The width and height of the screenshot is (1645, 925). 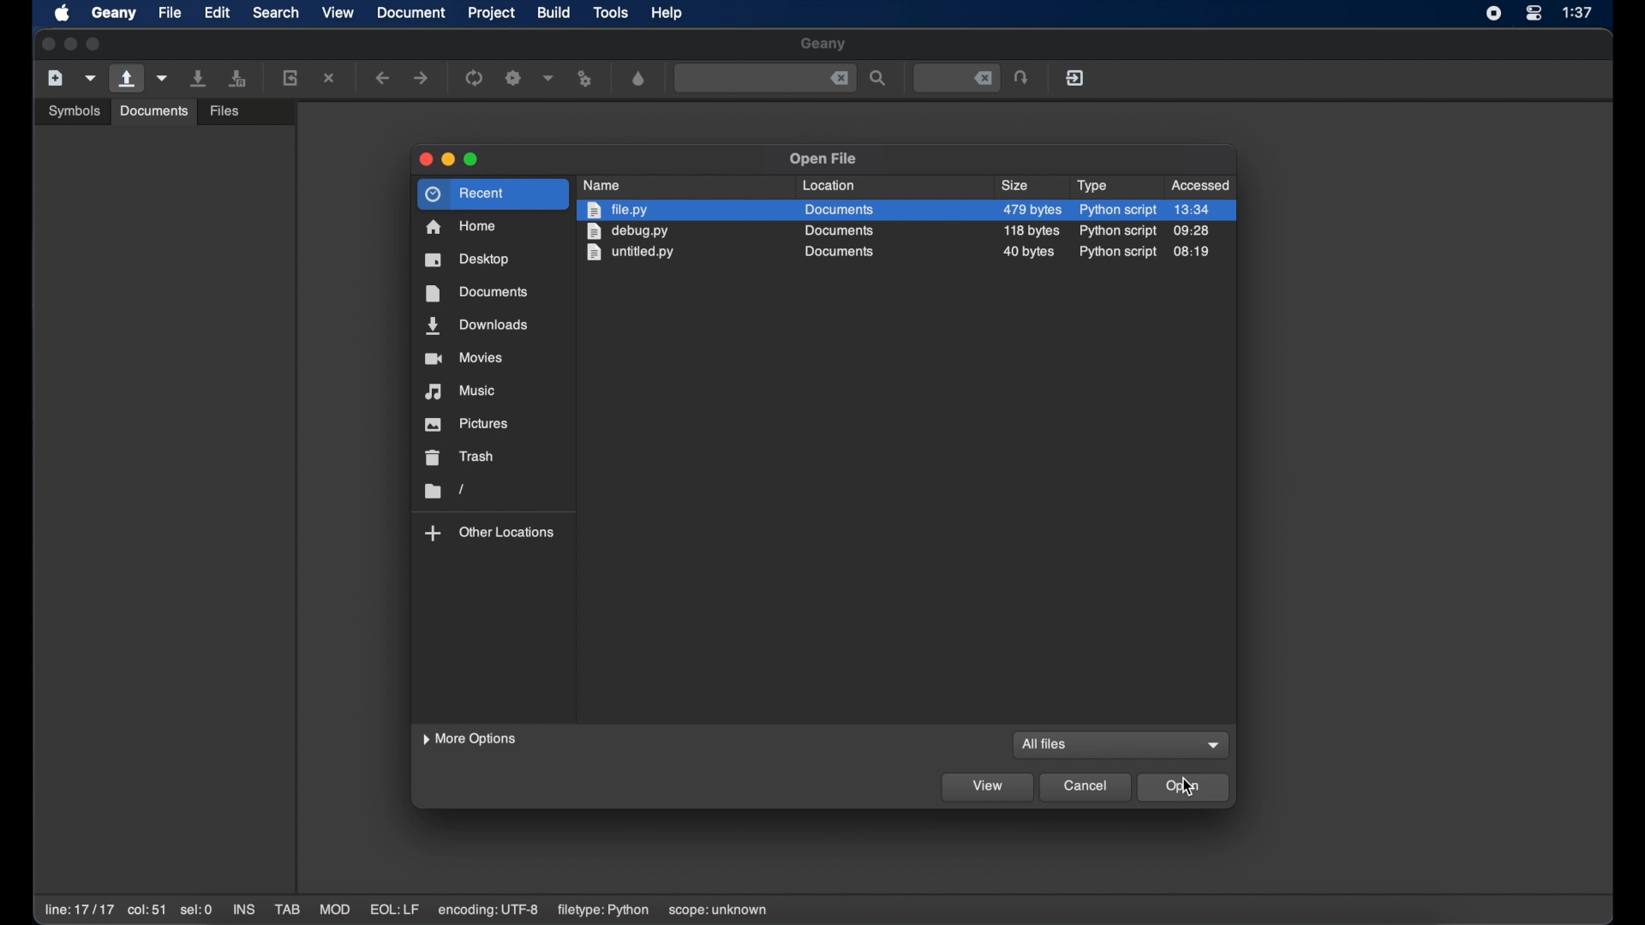 I want to click on control center, so click(x=1534, y=14).